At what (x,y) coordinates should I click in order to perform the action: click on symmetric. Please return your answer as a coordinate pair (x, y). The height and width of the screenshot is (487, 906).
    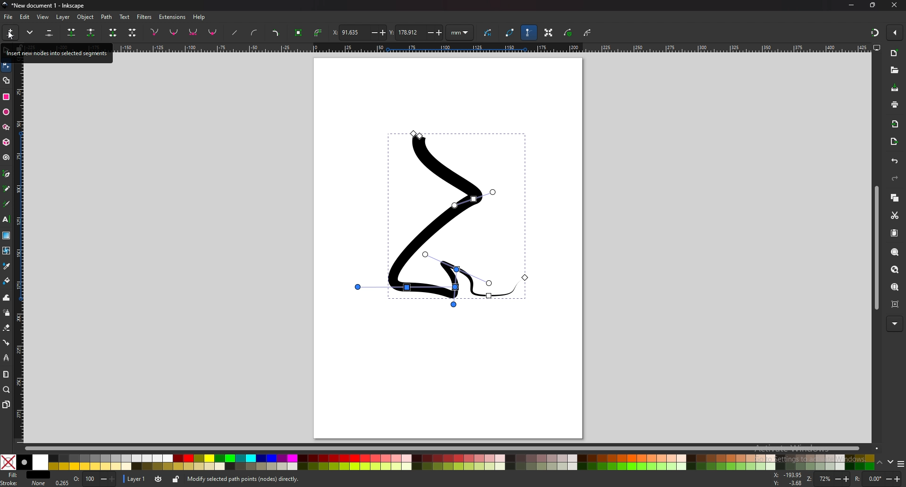
    Looking at the image, I should click on (193, 32).